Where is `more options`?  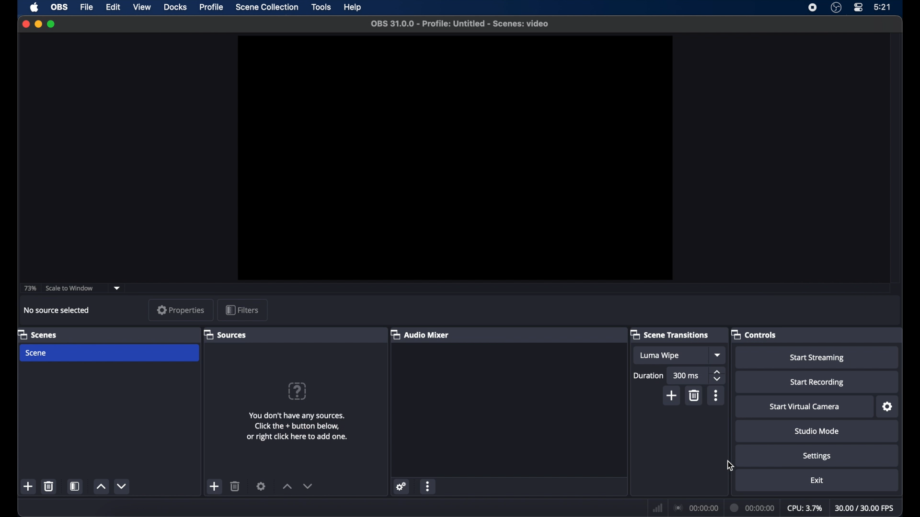
more options is located at coordinates (428, 487).